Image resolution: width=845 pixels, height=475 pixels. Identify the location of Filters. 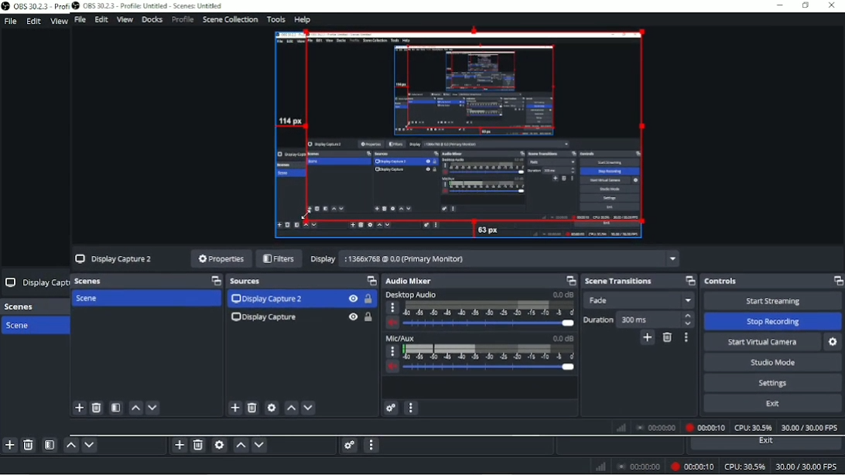
(275, 258).